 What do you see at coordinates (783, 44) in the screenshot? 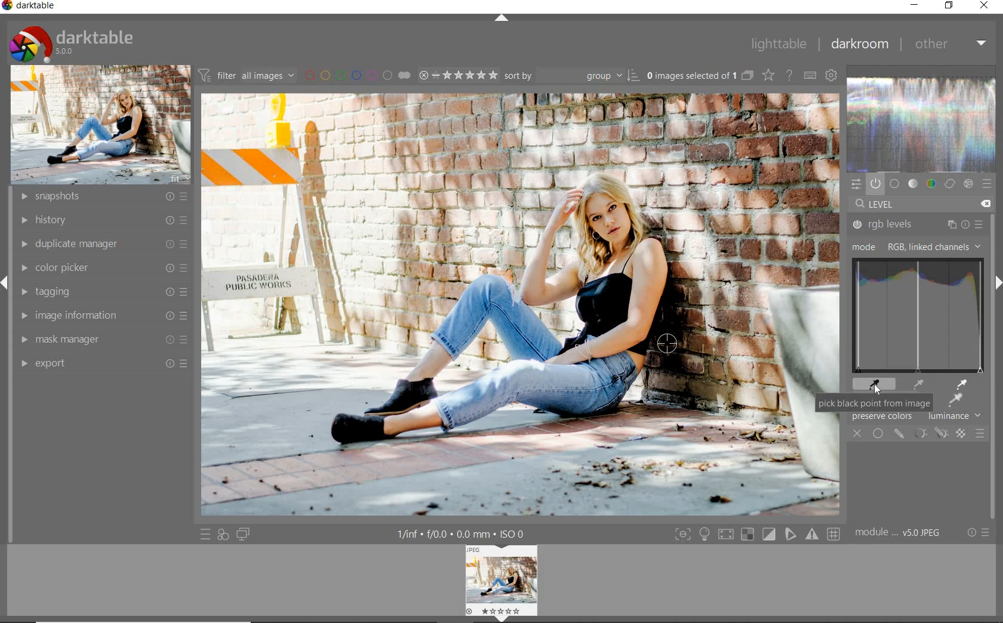
I see `lighttable` at bounding box center [783, 44].